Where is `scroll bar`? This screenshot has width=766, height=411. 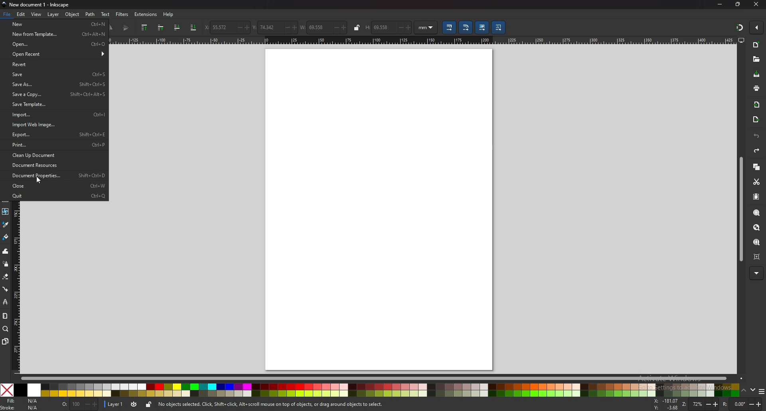
scroll bar is located at coordinates (383, 378).